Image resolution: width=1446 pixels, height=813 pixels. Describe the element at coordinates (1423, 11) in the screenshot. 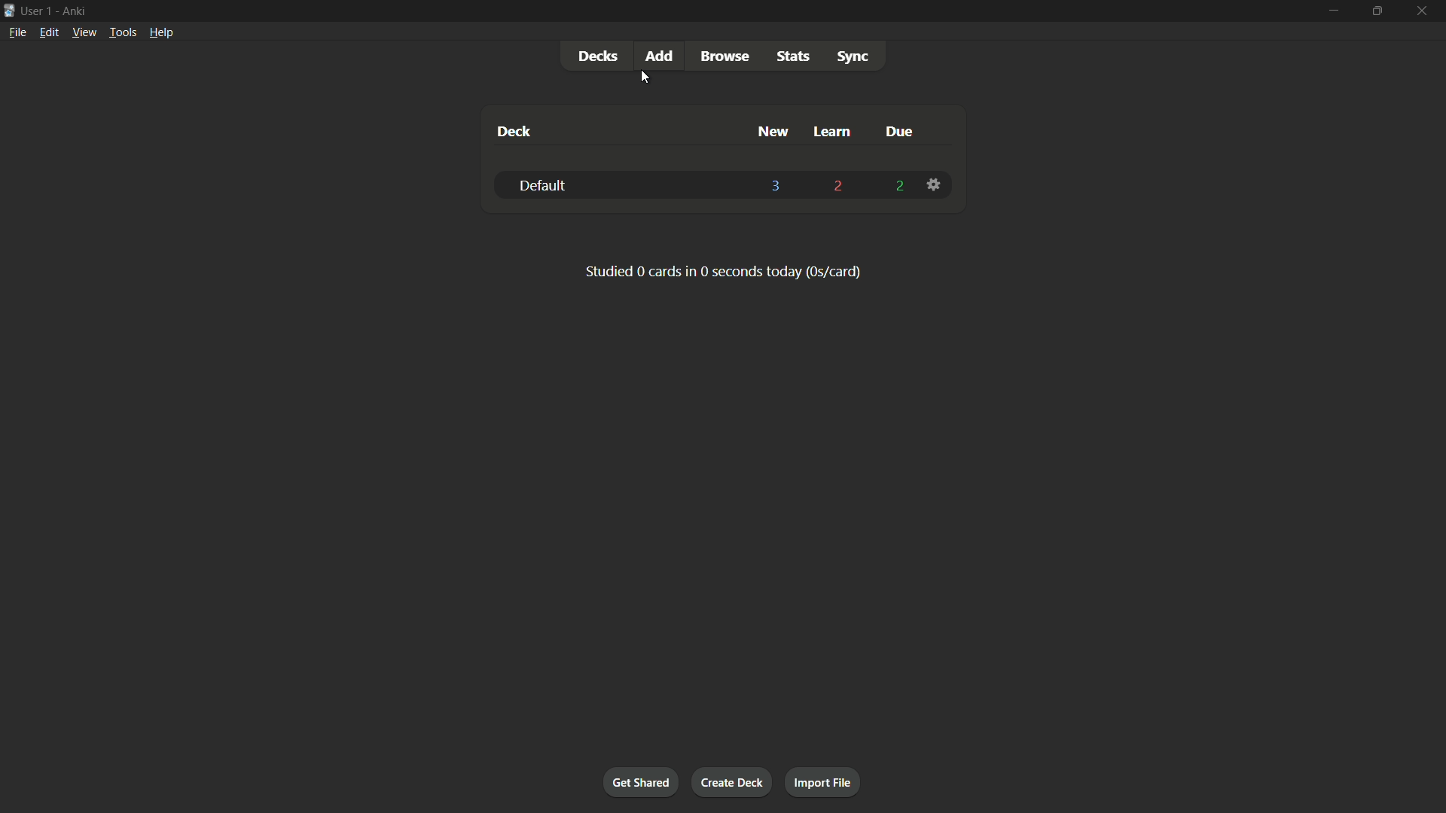

I see `close app` at that location.